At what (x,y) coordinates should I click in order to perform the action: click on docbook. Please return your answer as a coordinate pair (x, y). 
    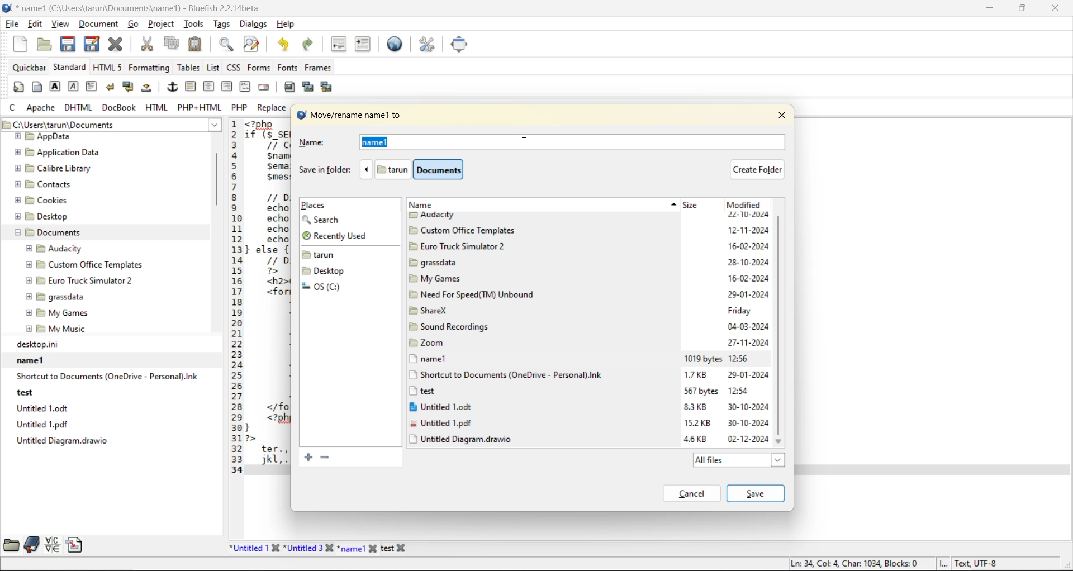
    Looking at the image, I should click on (119, 108).